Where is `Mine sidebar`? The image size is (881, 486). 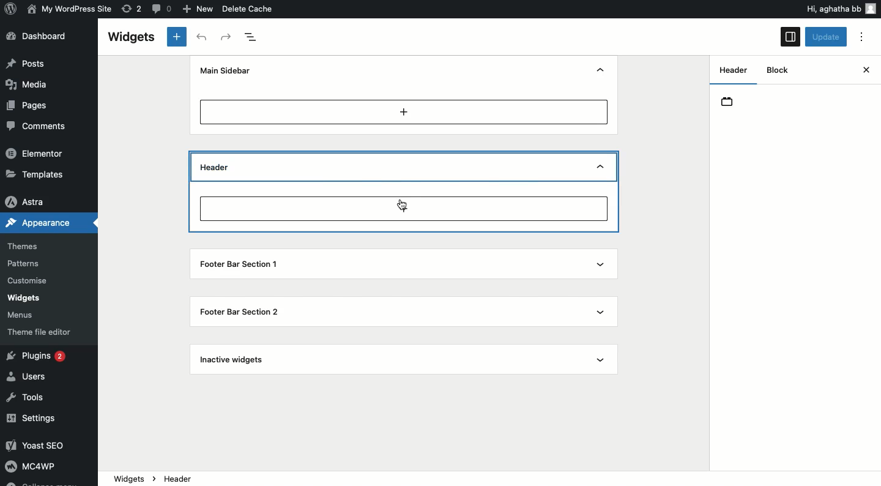 Mine sidebar is located at coordinates (223, 70).